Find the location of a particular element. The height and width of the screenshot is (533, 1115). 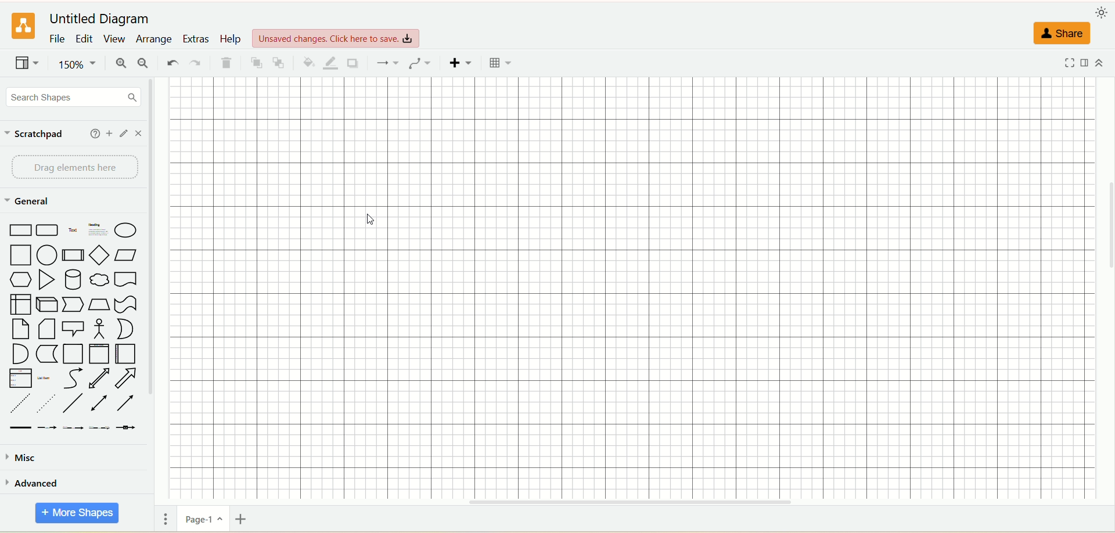

horizontal container is located at coordinates (125, 354).